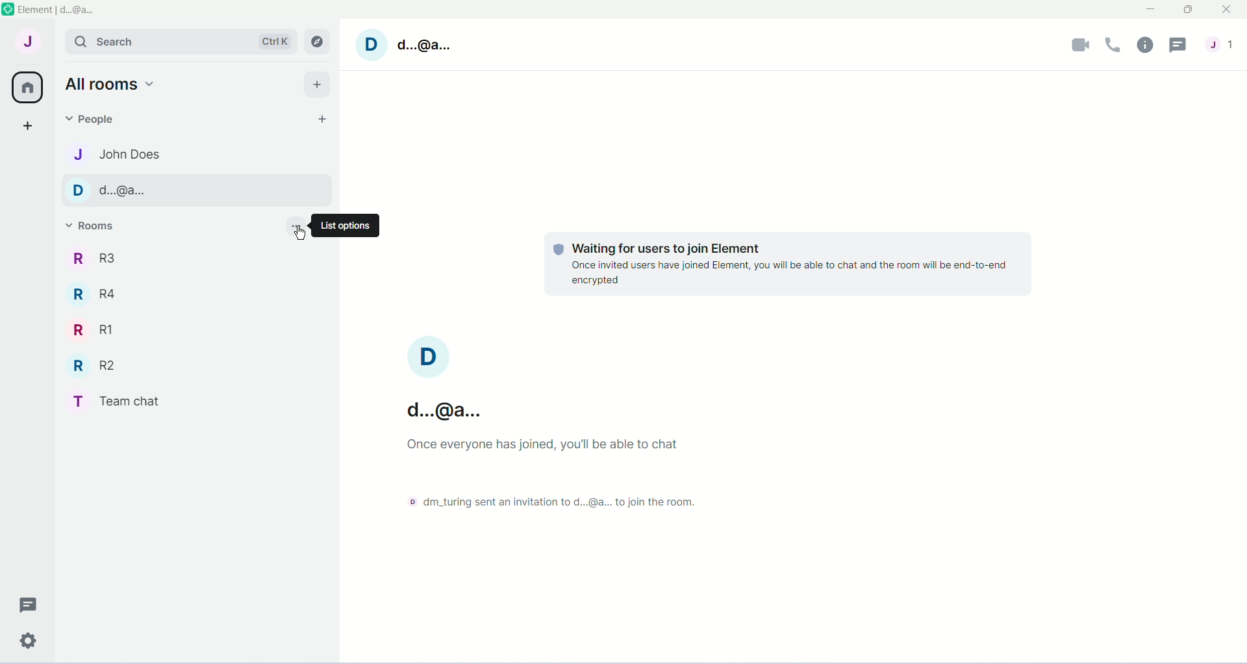 The width and height of the screenshot is (1247, 664). I want to click on cursor, so click(299, 237).